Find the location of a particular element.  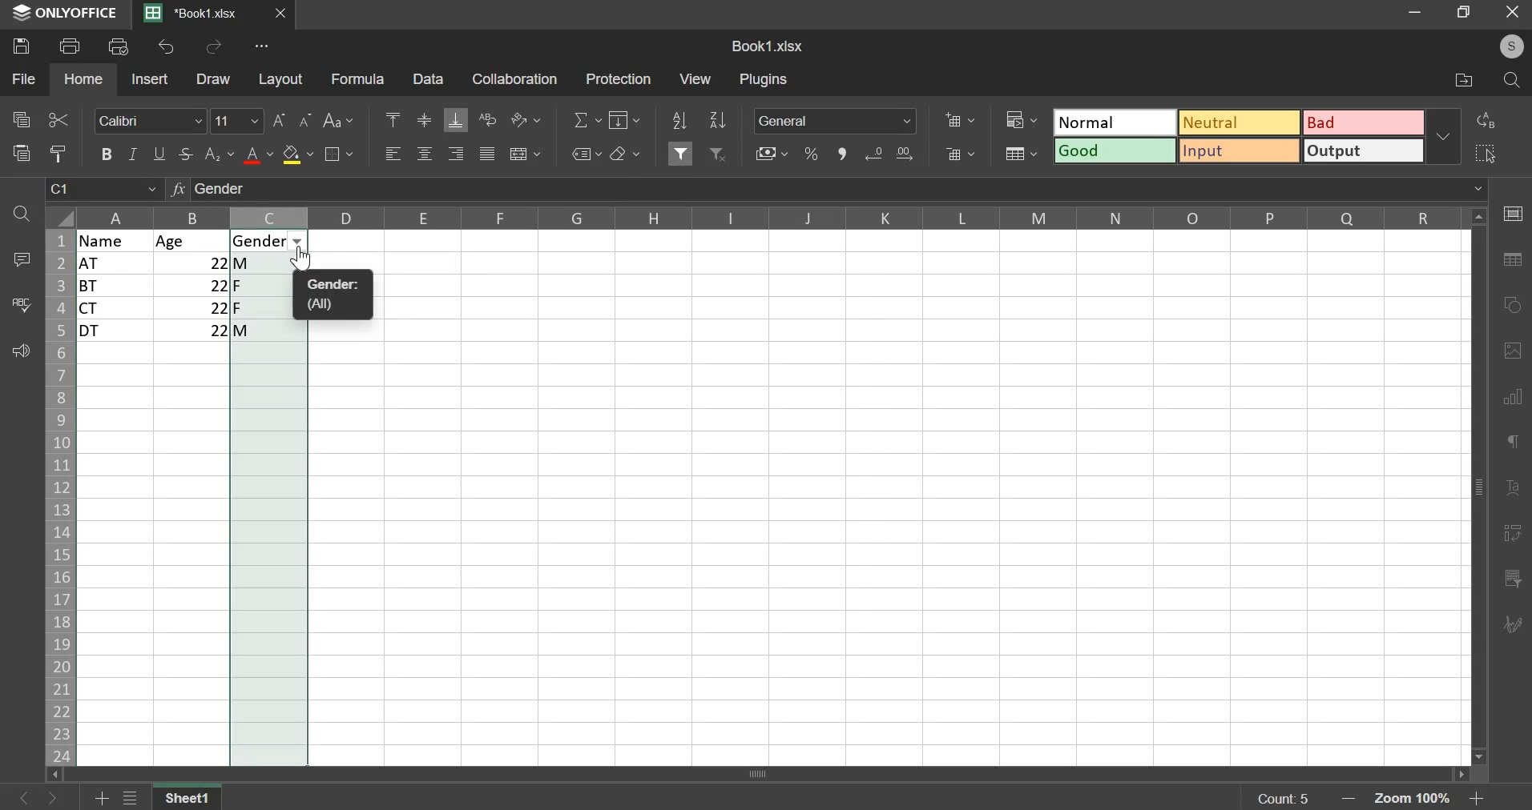

font is located at coordinates (151, 121).